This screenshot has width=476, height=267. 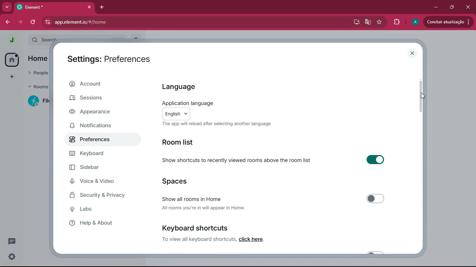 I want to click on spaces, so click(x=183, y=182).